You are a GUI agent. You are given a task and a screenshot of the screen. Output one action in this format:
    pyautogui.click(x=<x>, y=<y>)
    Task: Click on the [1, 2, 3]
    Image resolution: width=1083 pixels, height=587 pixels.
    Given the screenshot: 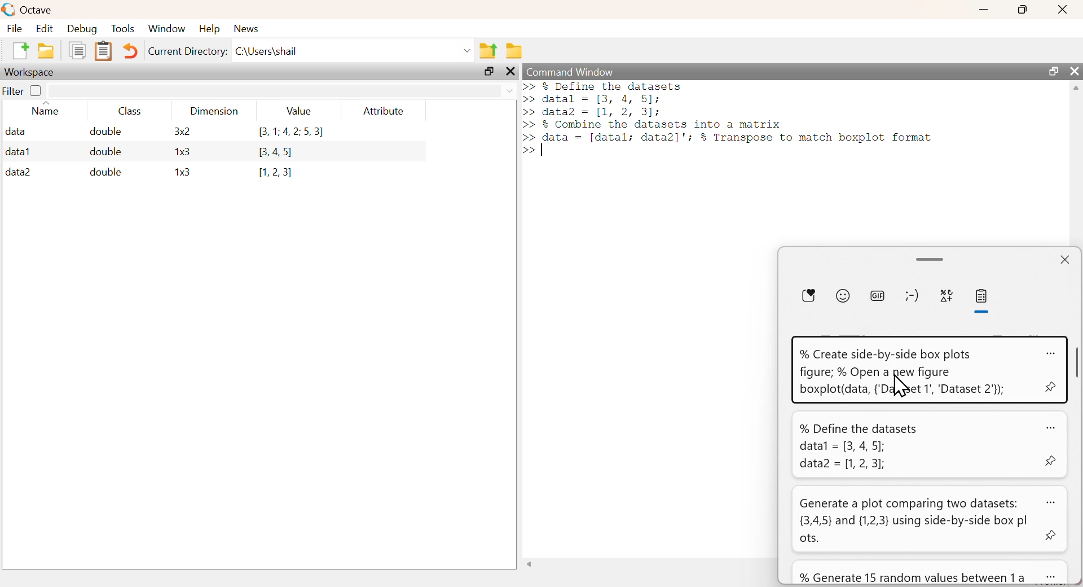 What is the action you would take?
    pyautogui.click(x=275, y=173)
    